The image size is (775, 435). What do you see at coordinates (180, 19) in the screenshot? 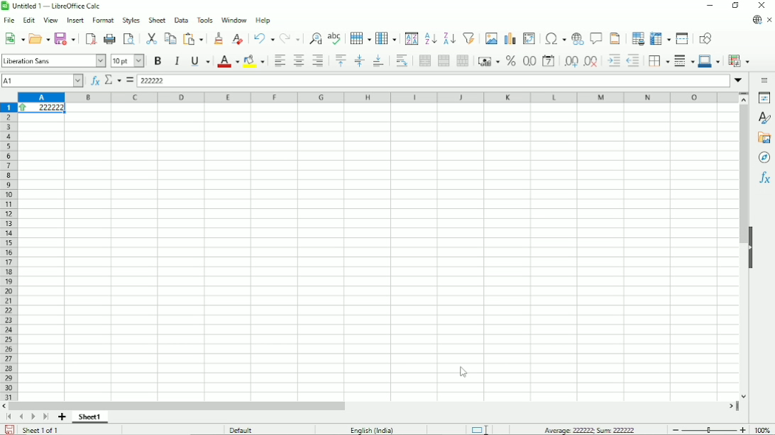
I see `Data` at bounding box center [180, 19].